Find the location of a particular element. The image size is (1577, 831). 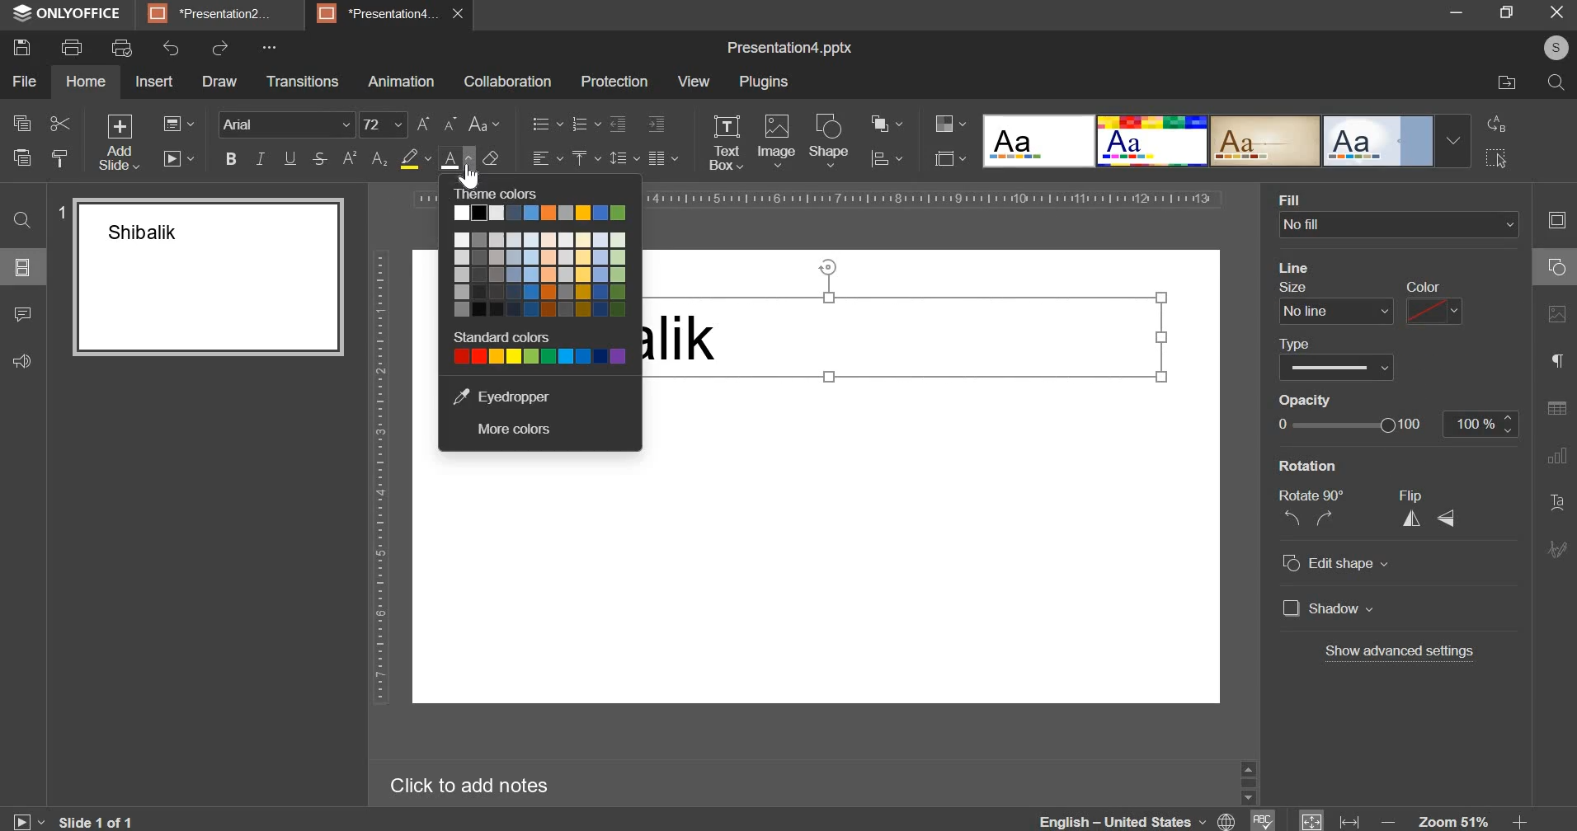

standard colors is located at coordinates (539, 355).